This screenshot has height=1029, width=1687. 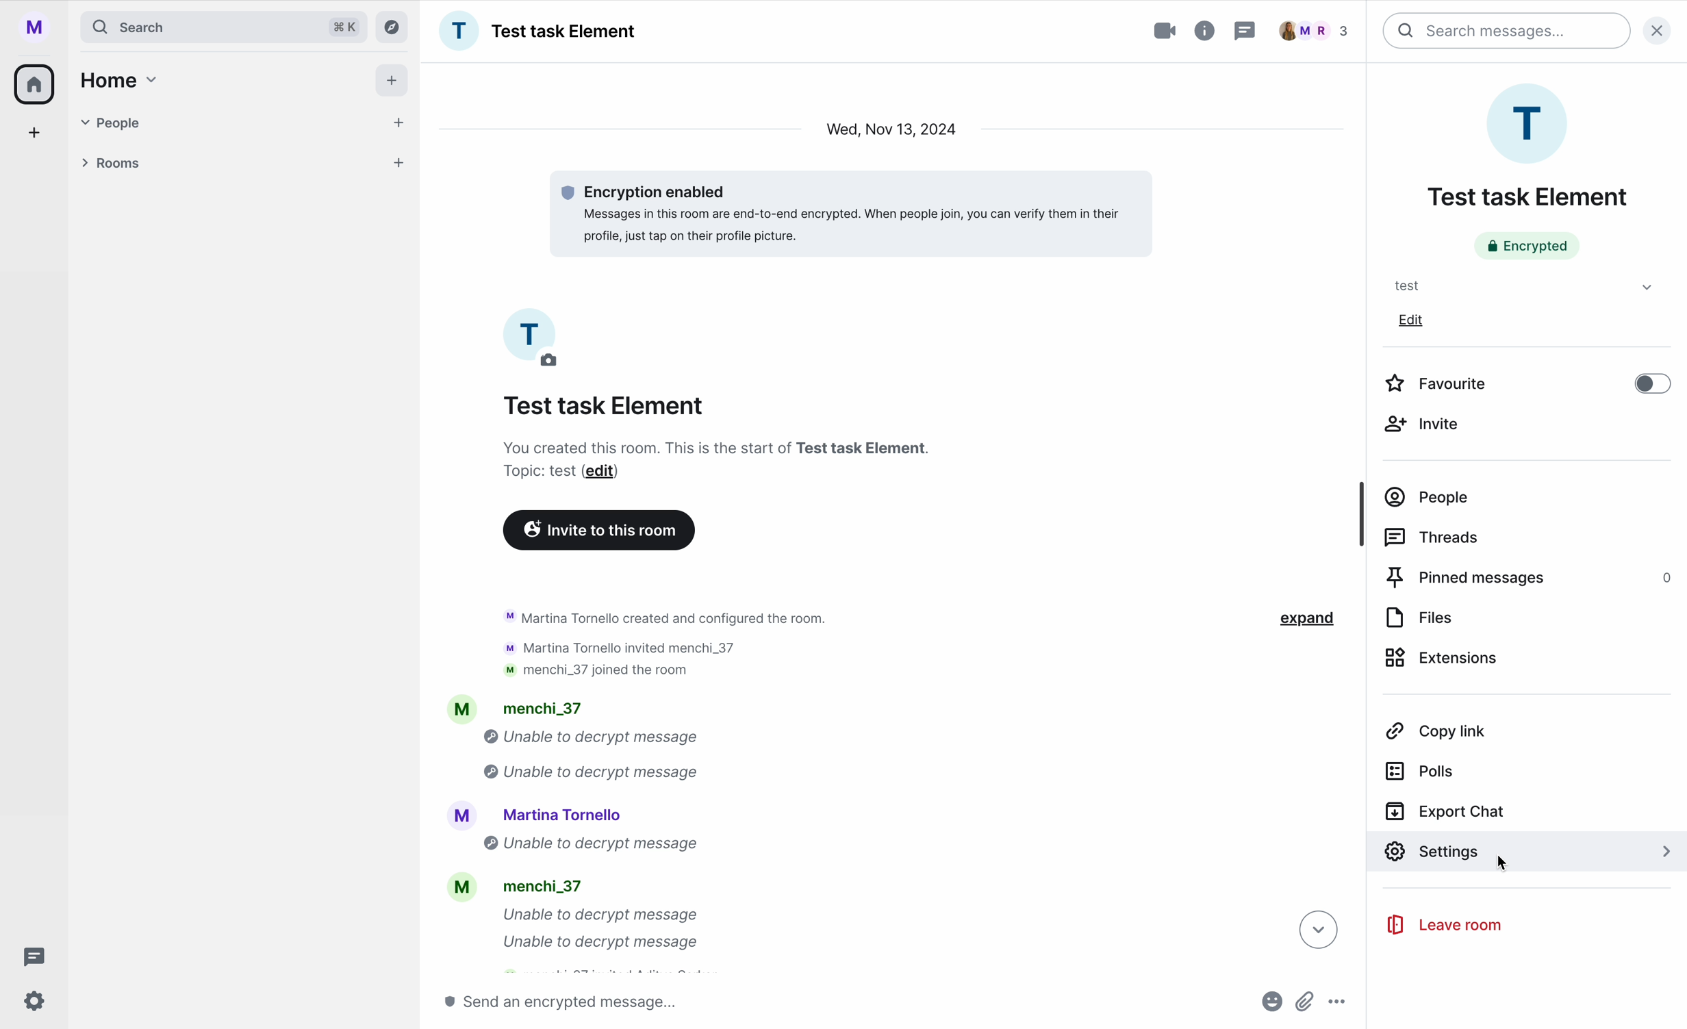 What do you see at coordinates (30, 956) in the screenshot?
I see `threads` at bounding box center [30, 956].